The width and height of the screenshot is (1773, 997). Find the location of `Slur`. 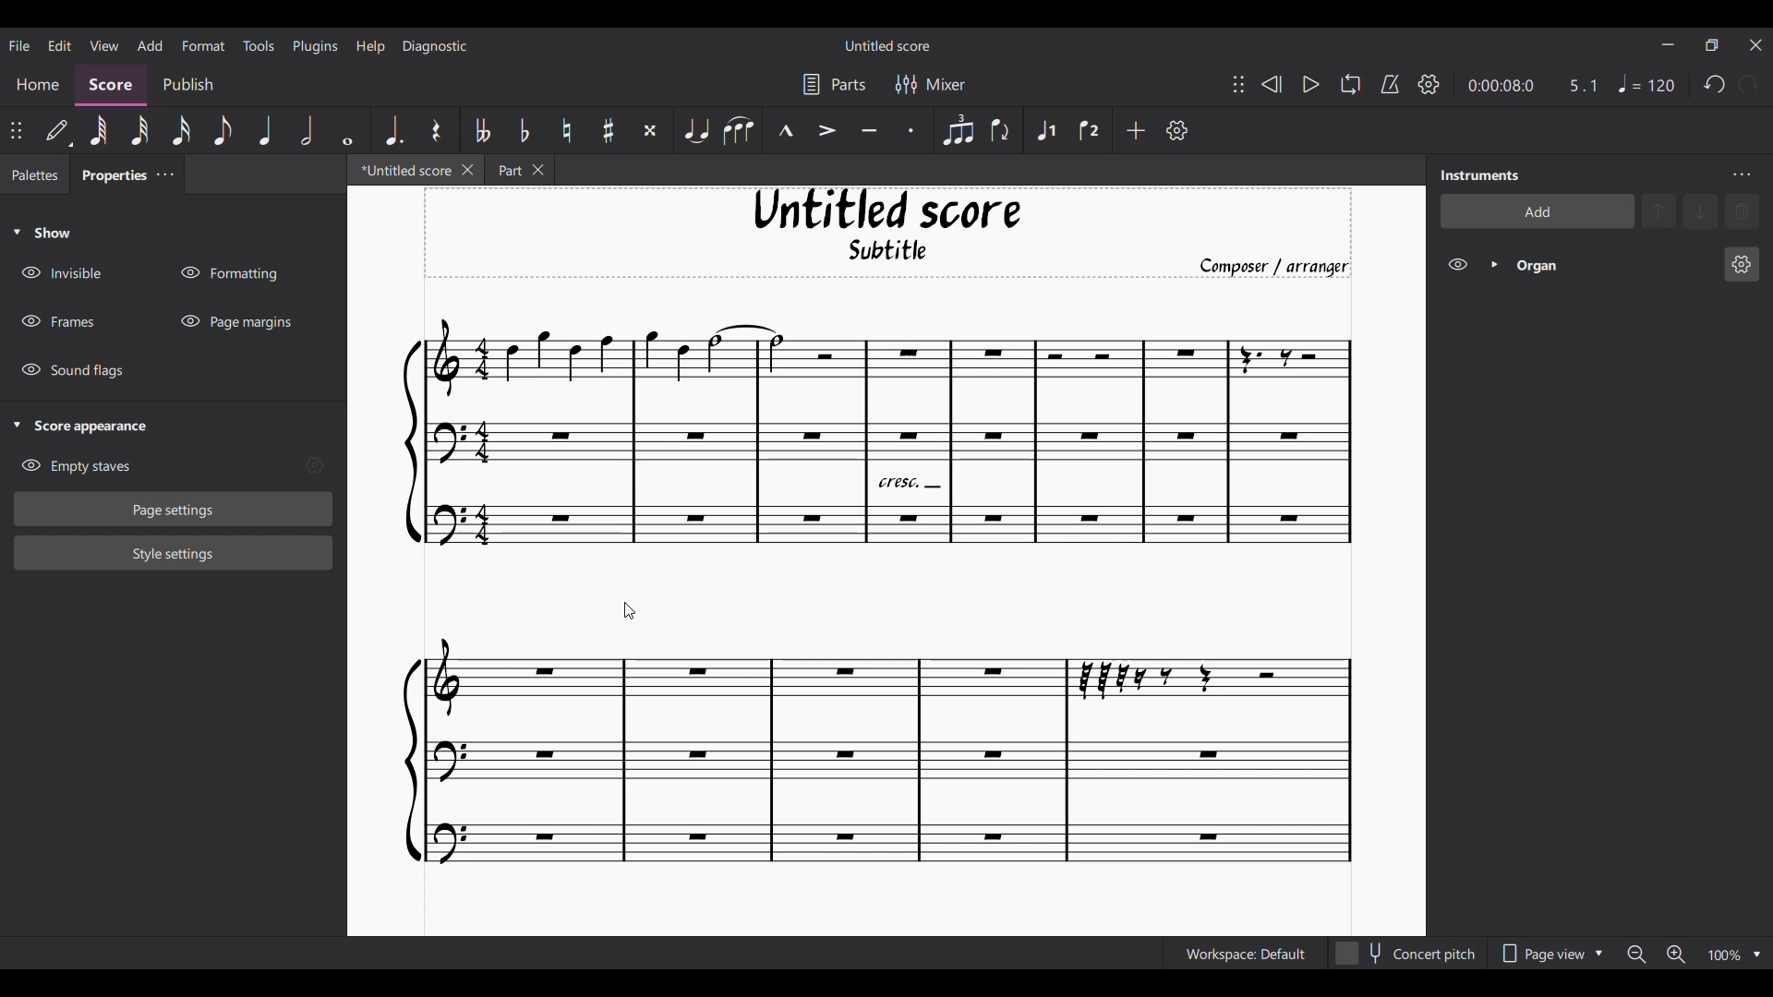

Slur is located at coordinates (738, 130).